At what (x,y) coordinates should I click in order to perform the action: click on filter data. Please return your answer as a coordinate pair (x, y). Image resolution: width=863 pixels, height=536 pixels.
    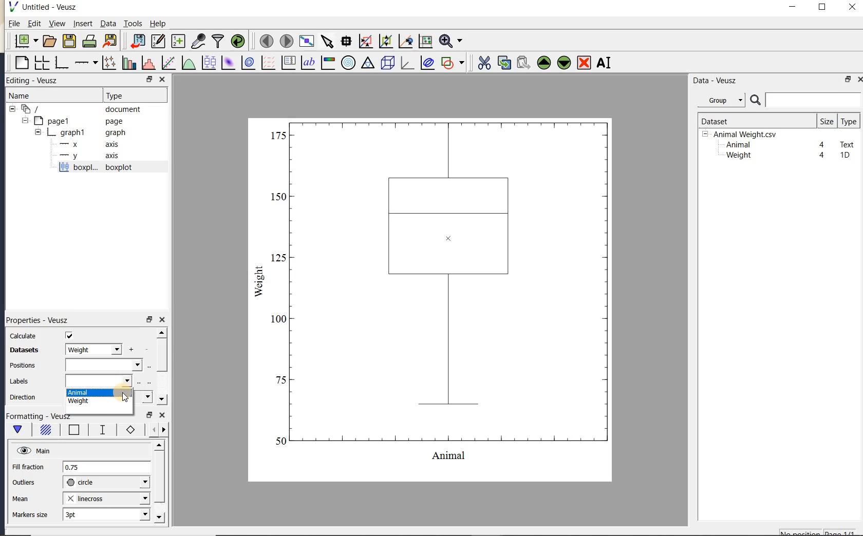
    Looking at the image, I should click on (218, 40).